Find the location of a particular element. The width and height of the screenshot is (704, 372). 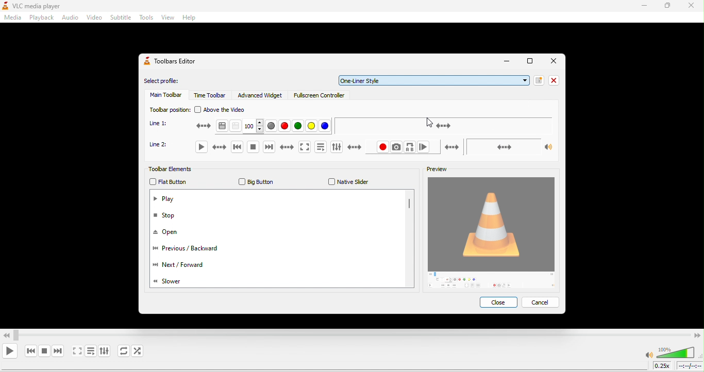

video is located at coordinates (95, 18).